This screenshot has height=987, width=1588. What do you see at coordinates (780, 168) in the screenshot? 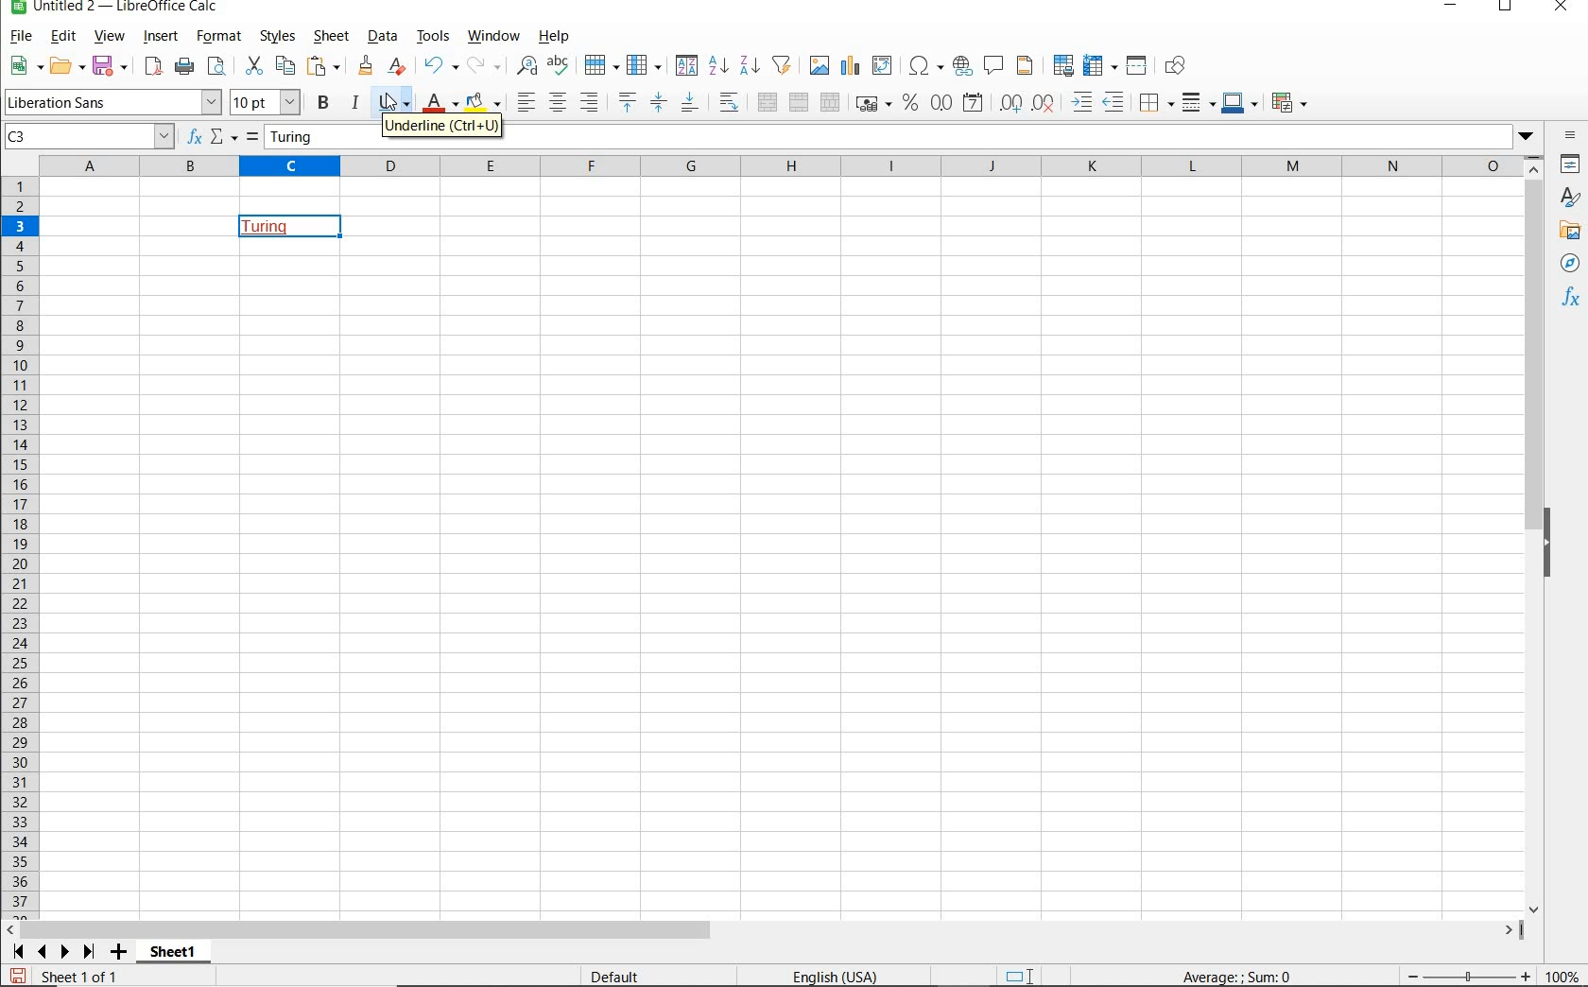
I see `Columns` at bounding box center [780, 168].